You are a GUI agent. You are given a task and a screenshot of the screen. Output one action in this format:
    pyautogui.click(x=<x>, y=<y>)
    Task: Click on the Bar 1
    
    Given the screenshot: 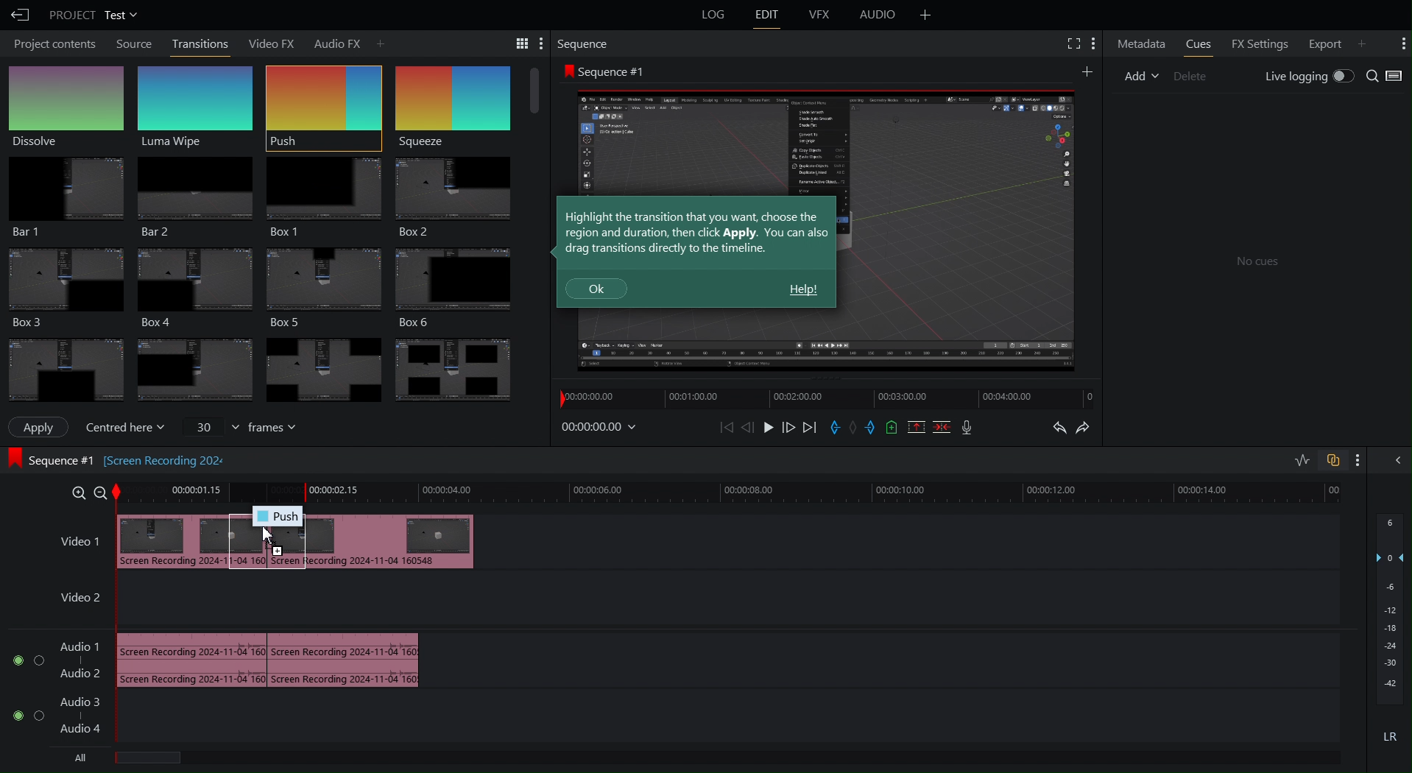 What is the action you would take?
    pyautogui.click(x=61, y=199)
    